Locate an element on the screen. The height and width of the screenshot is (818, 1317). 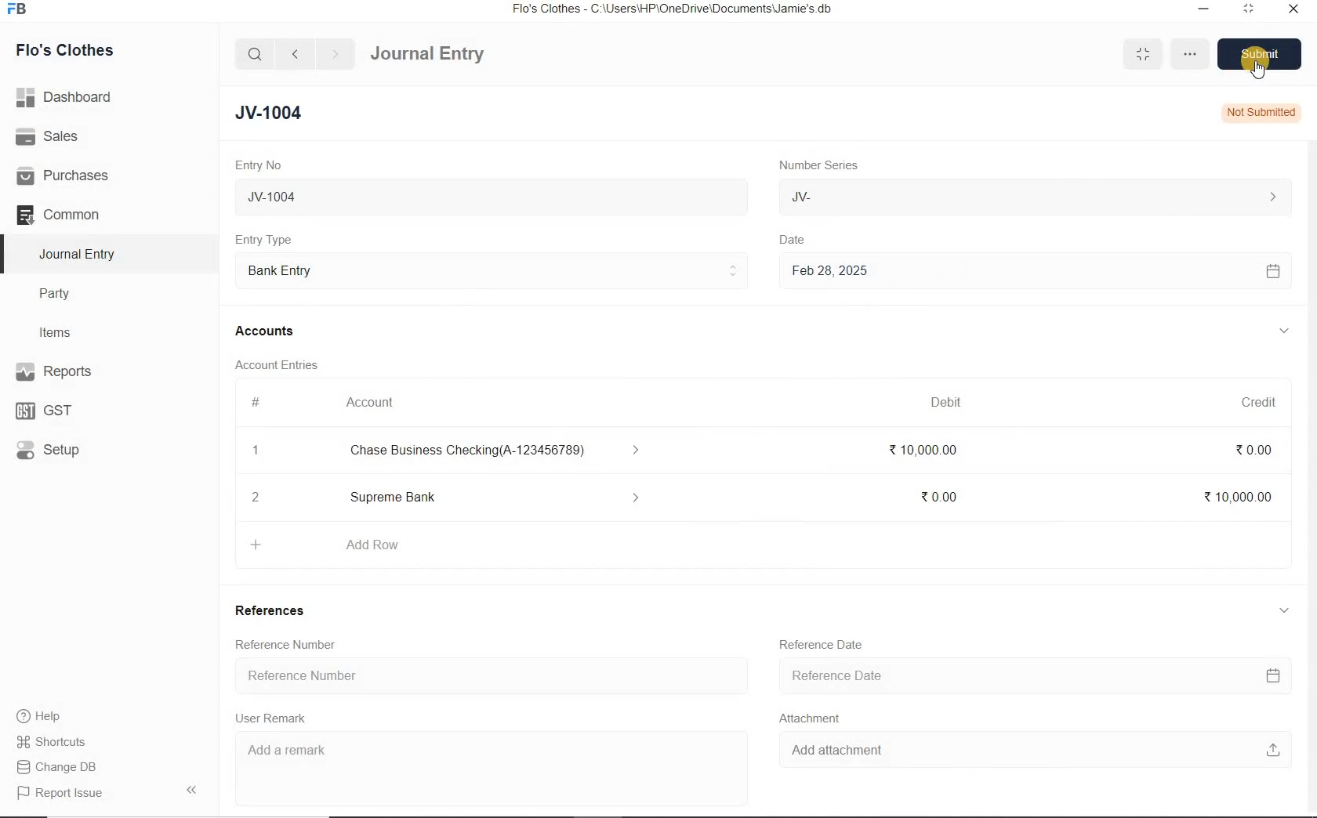
Journal Entry is located at coordinates (79, 254).